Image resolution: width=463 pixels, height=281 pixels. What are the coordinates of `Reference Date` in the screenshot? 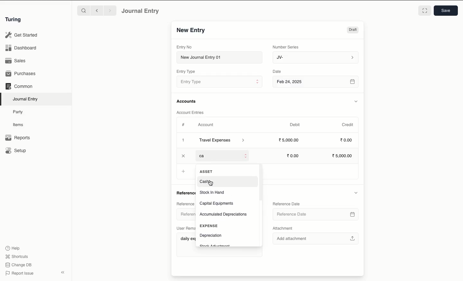 It's located at (286, 204).